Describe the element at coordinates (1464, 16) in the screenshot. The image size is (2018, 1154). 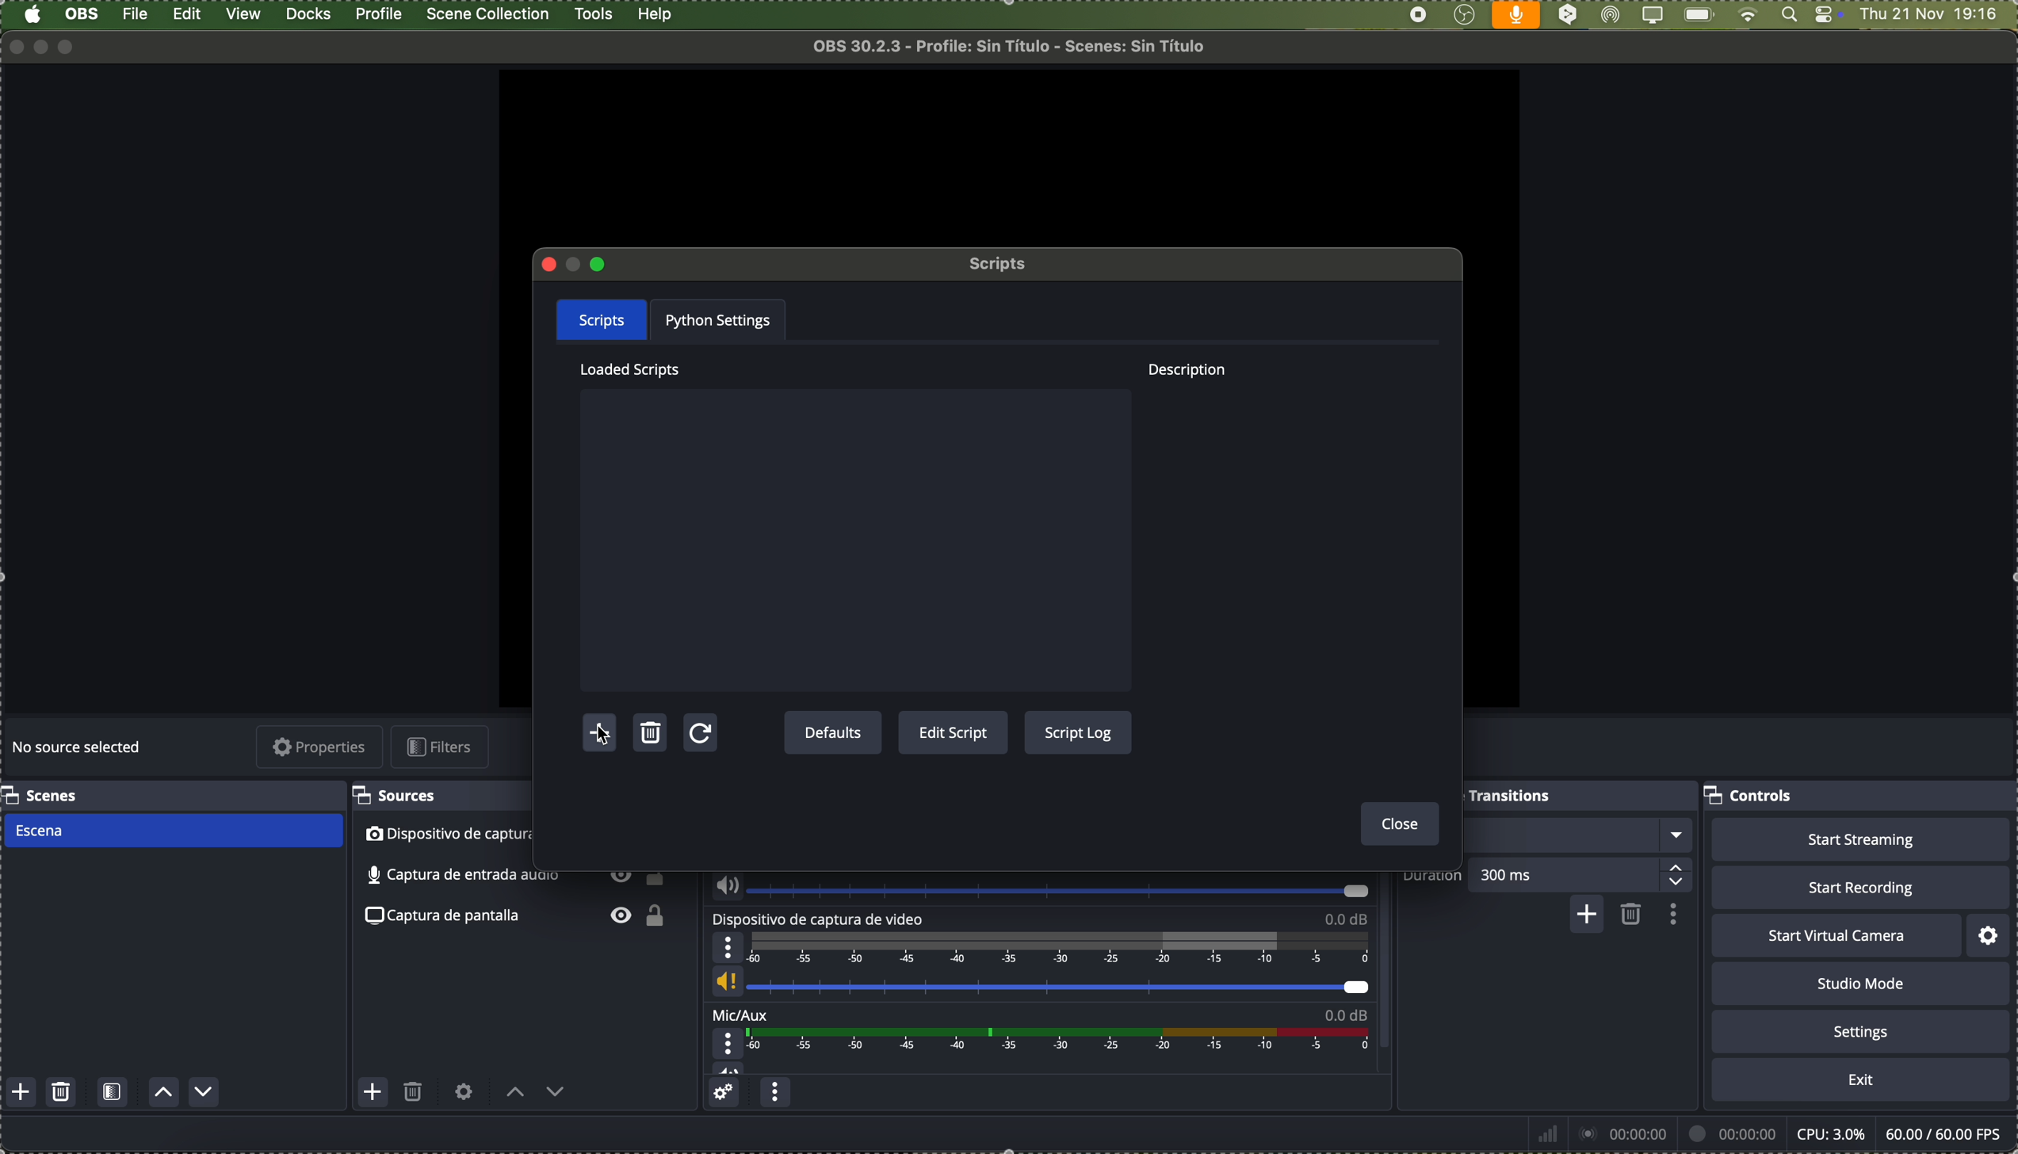
I see `OBS Studio` at that location.